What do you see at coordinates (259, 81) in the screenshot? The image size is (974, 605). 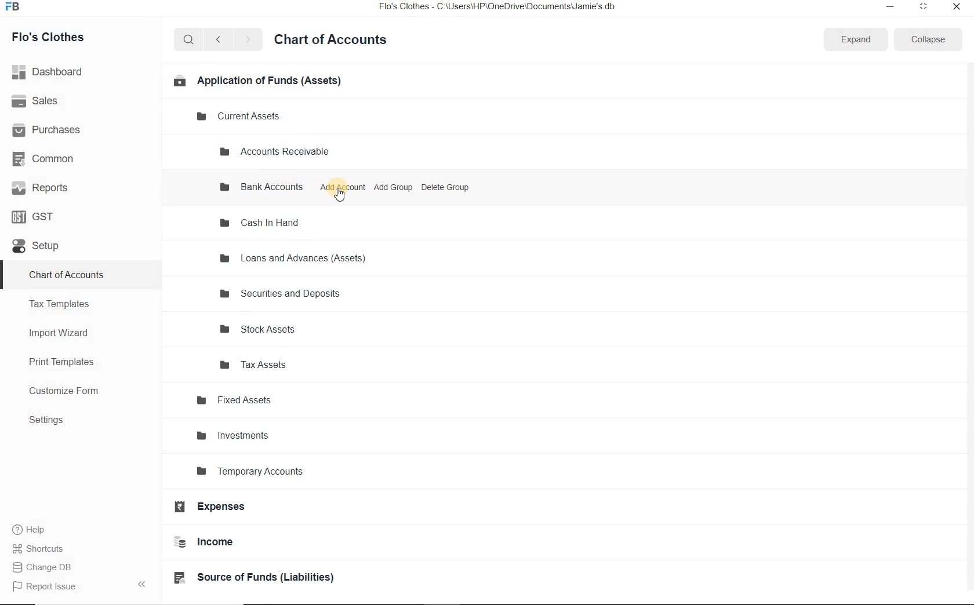 I see `Application of Funds (Assets)` at bounding box center [259, 81].